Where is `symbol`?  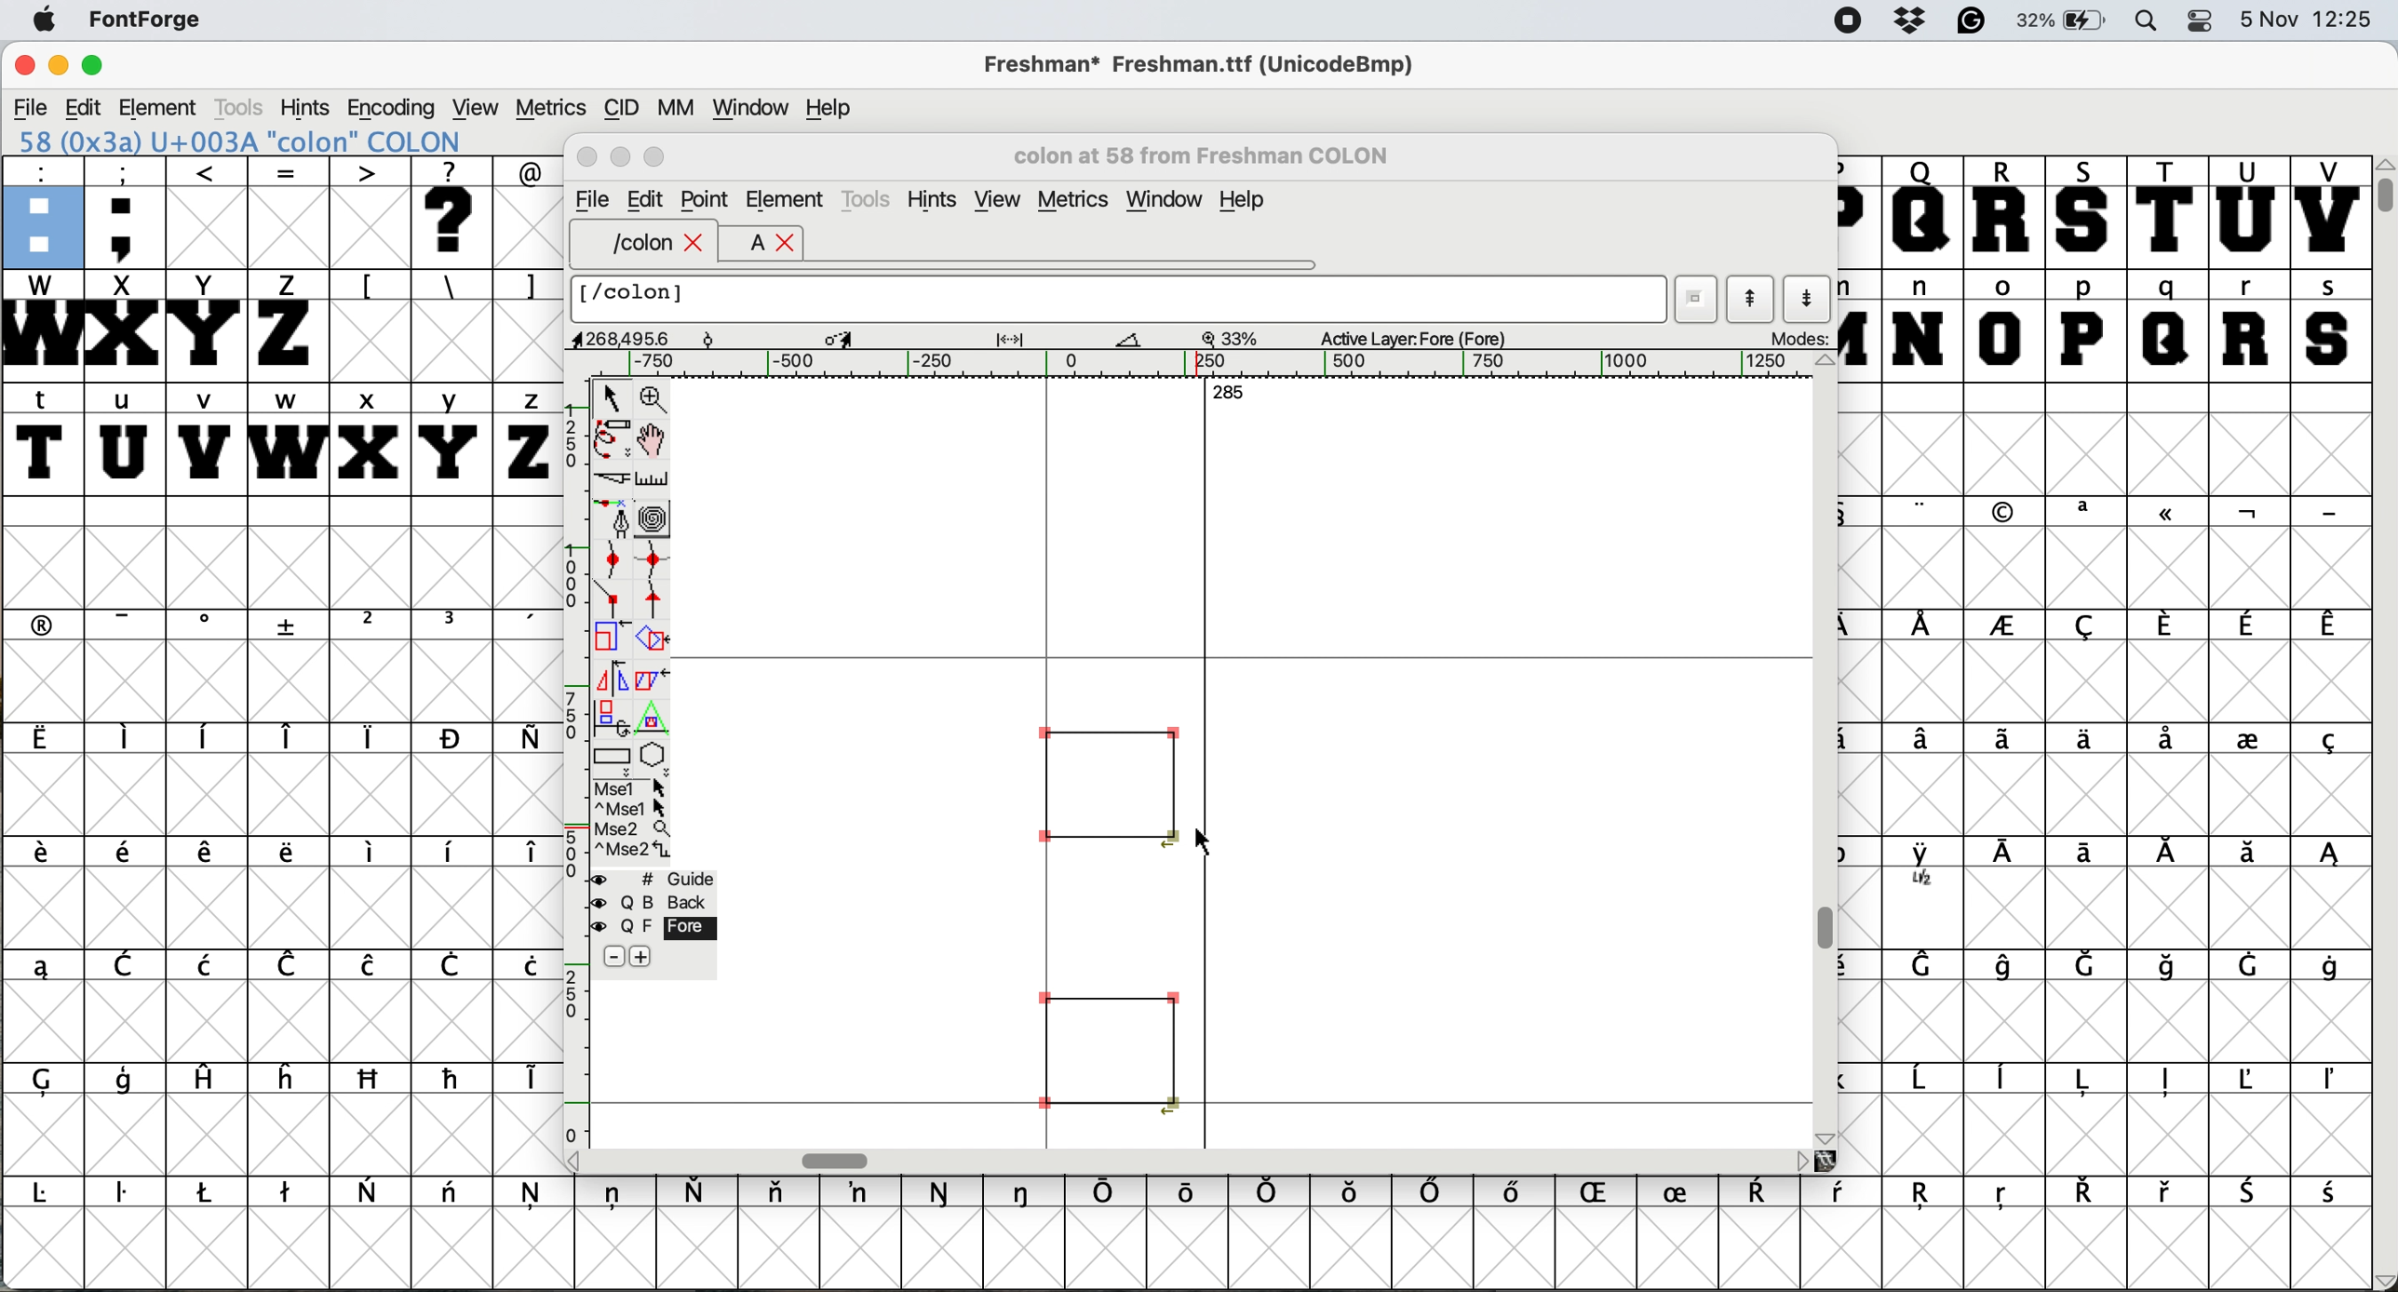 symbol is located at coordinates (702, 1190).